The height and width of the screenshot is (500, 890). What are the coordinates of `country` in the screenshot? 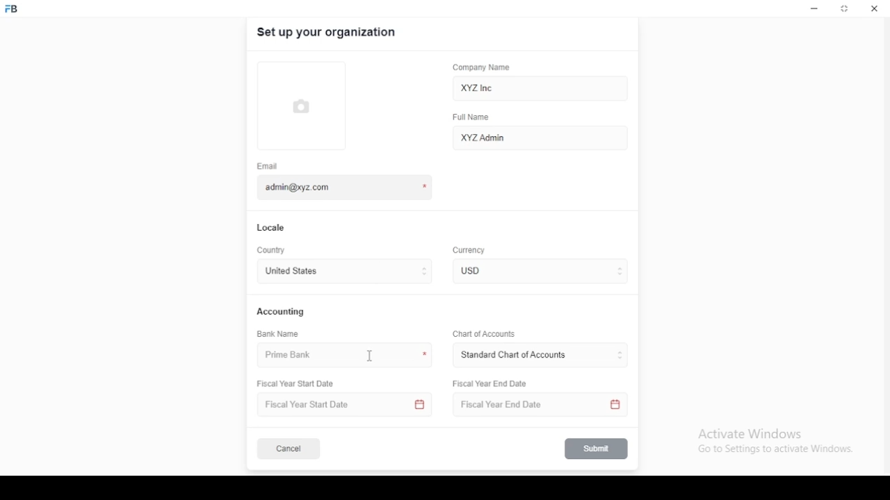 It's located at (273, 251).